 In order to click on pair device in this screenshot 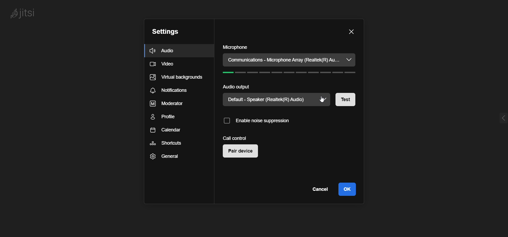, I will do `click(243, 152)`.